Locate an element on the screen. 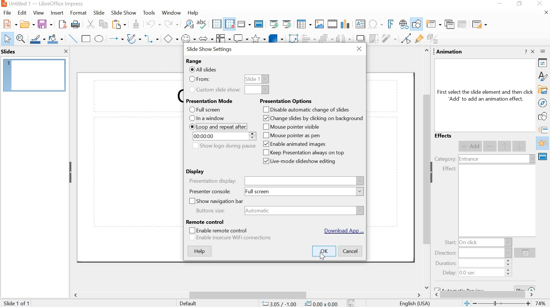 The image size is (550, 307). show logo during pause is located at coordinates (223, 146).